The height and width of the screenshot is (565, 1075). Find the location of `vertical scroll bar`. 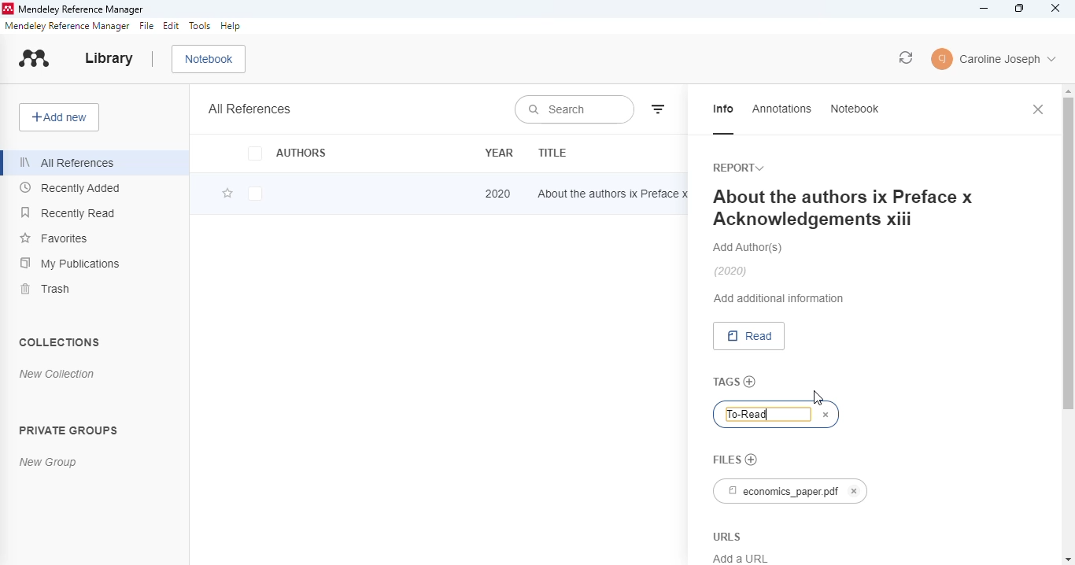

vertical scroll bar is located at coordinates (1067, 259).